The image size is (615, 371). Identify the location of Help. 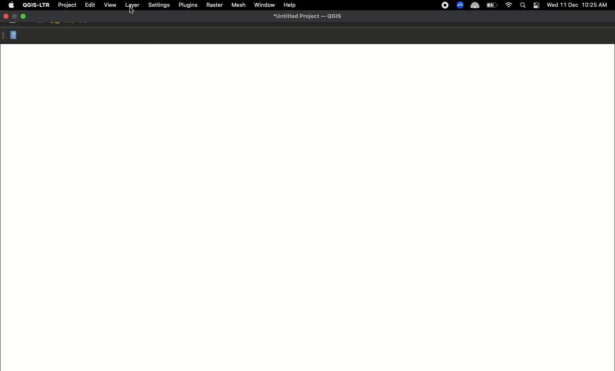
(289, 6).